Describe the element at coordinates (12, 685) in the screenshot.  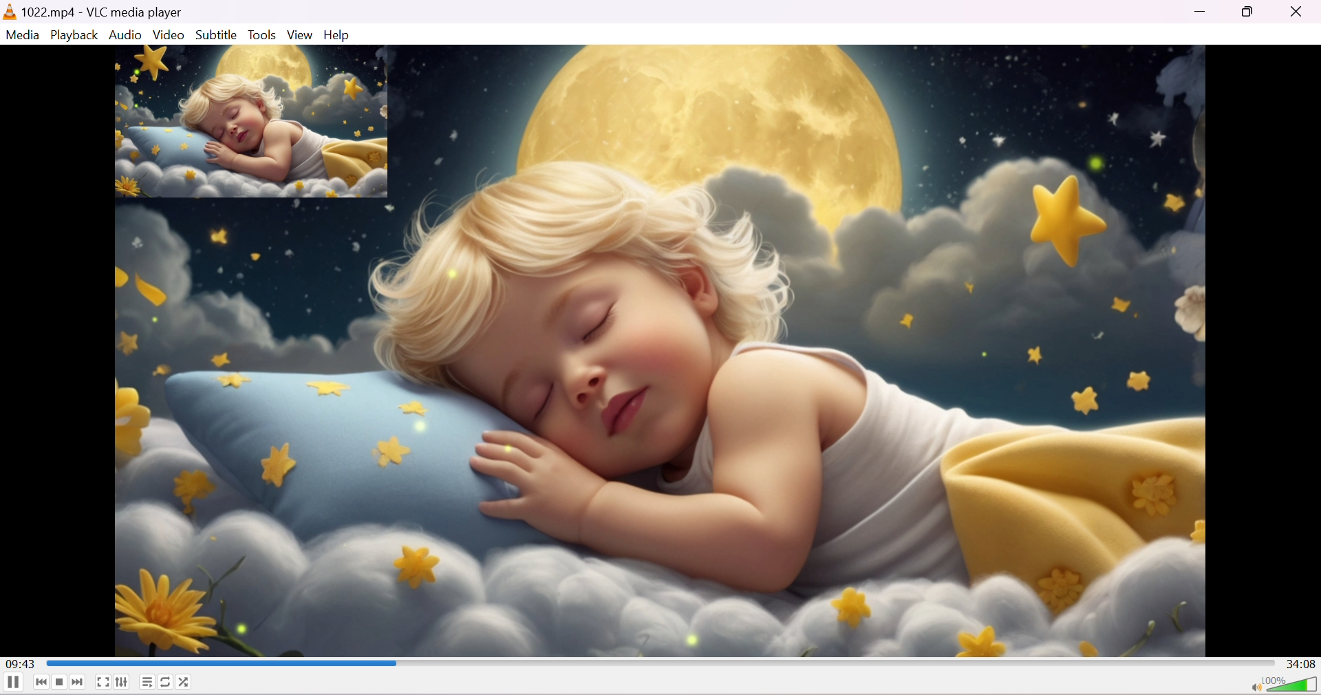
I see `Pause the playback` at that location.